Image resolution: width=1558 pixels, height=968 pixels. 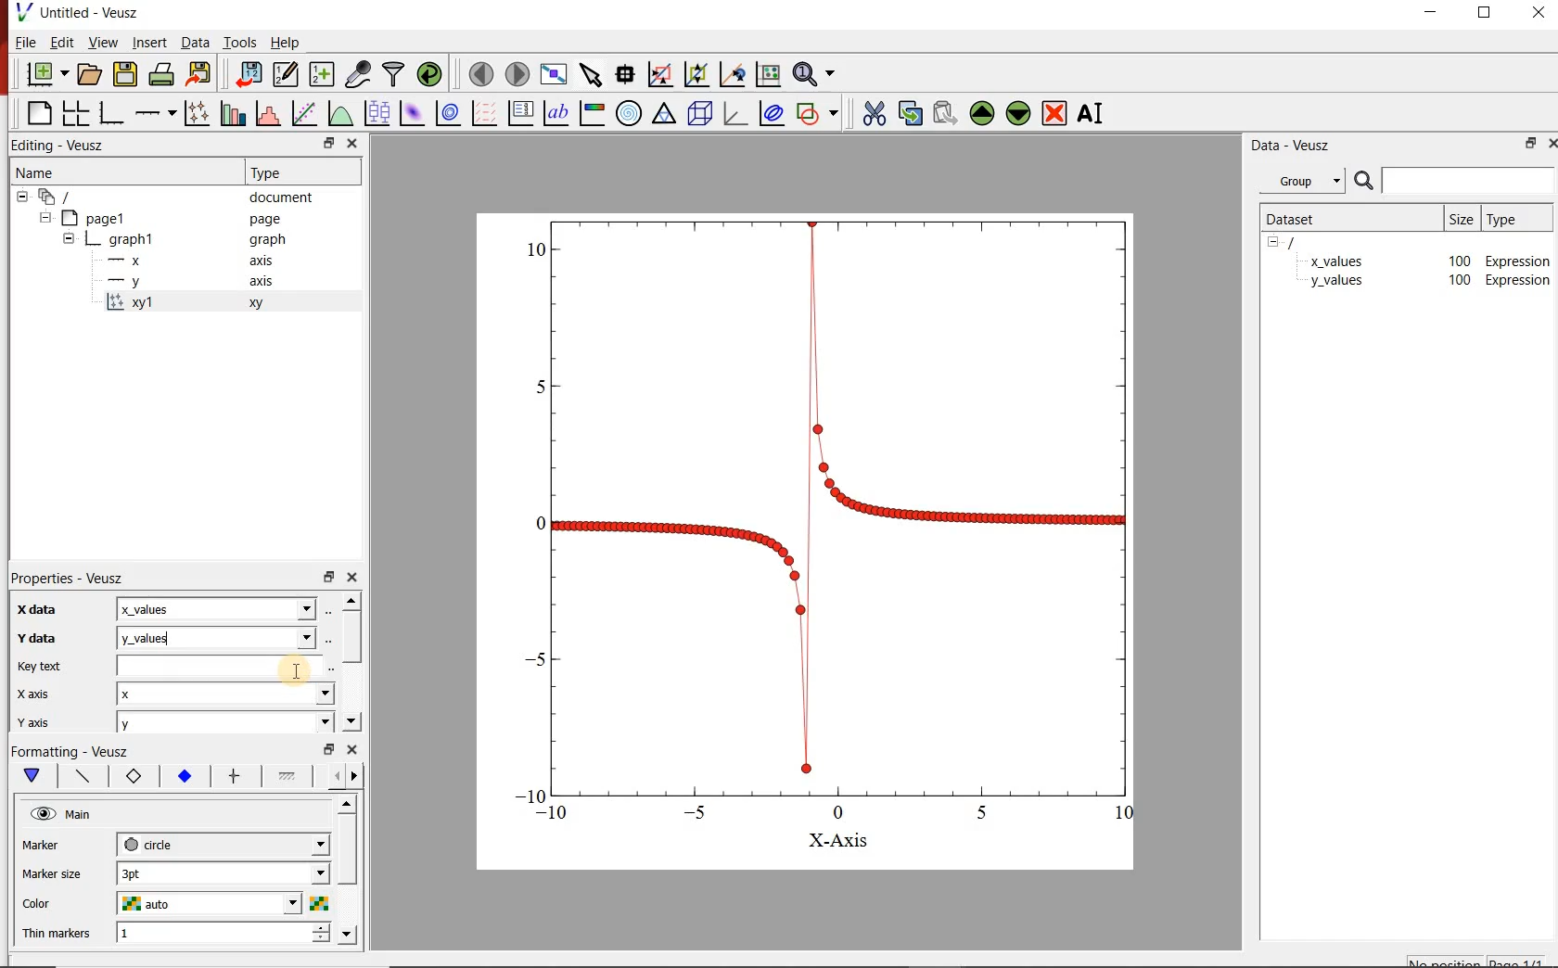 What do you see at coordinates (1018, 116) in the screenshot?
I see `move down the selected widget` at bounding box center [1018, 116].